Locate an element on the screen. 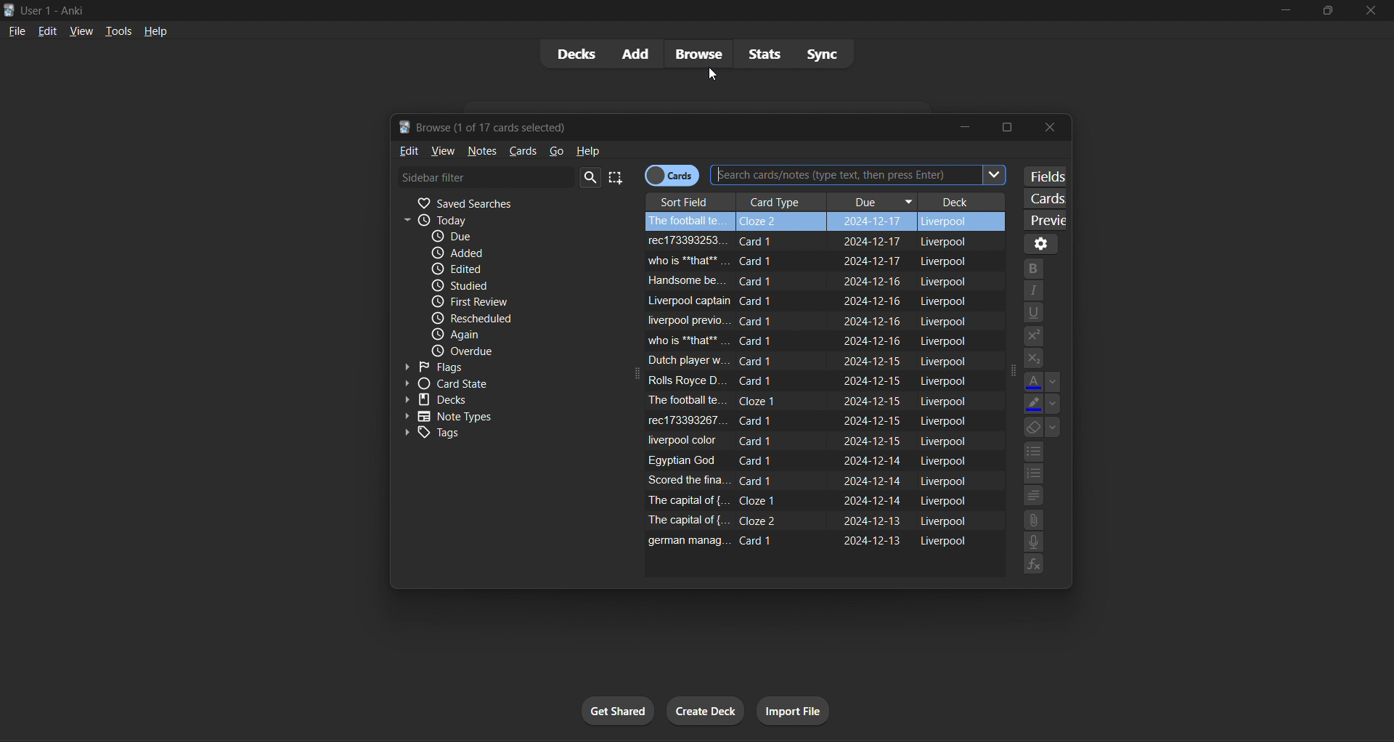 This screenshot has width=1394, height=742. again is located at coordinates (505, 335).